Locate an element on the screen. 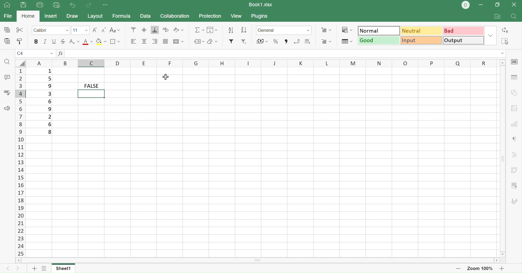 The height and width of the screenshot is (273, 522). Scroll bar is located at coordinates (258, 260).